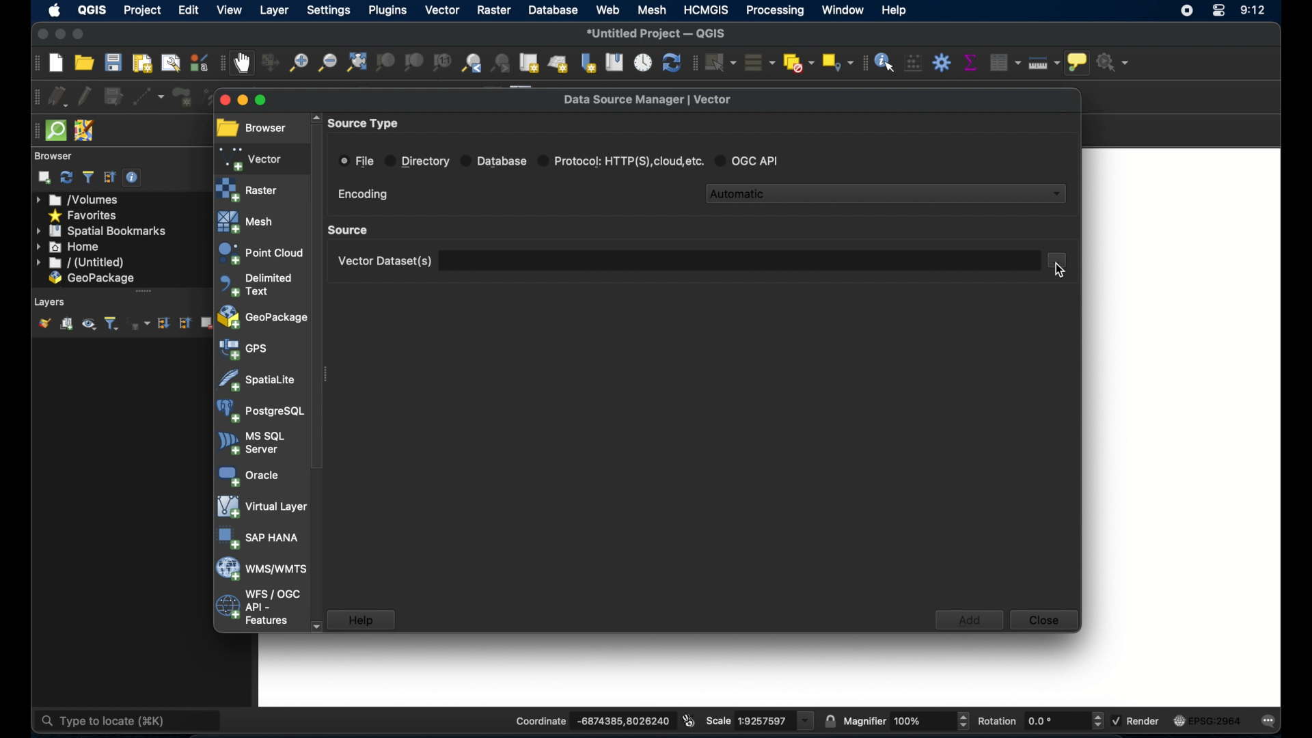  I want to click on manage map themes, so click(89, 325).